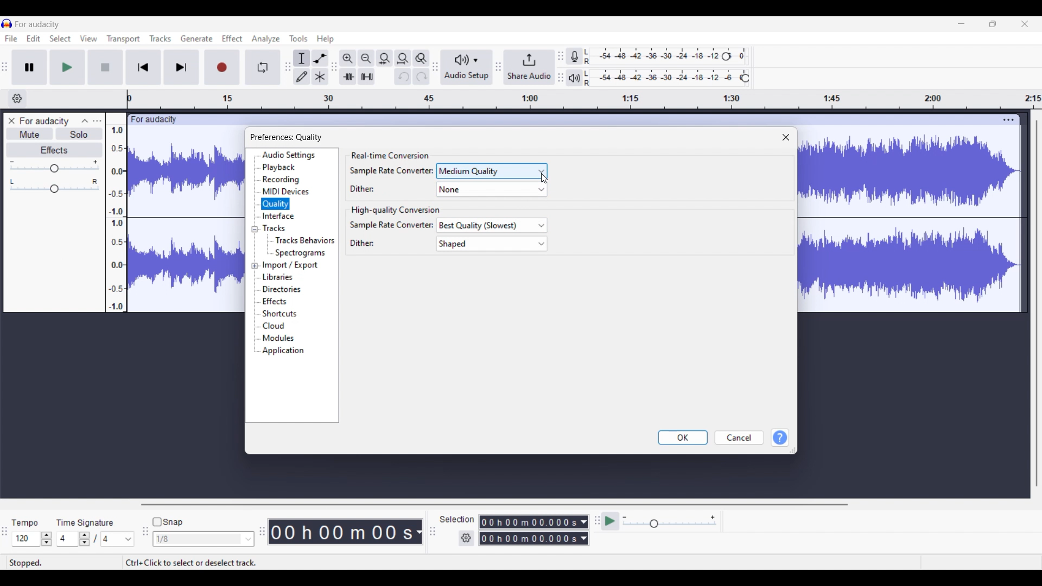 This screenshot has width=1042, height=586. Describe the element at coordinates (278, 339) in the screenshot. I see `Modules` at that location.